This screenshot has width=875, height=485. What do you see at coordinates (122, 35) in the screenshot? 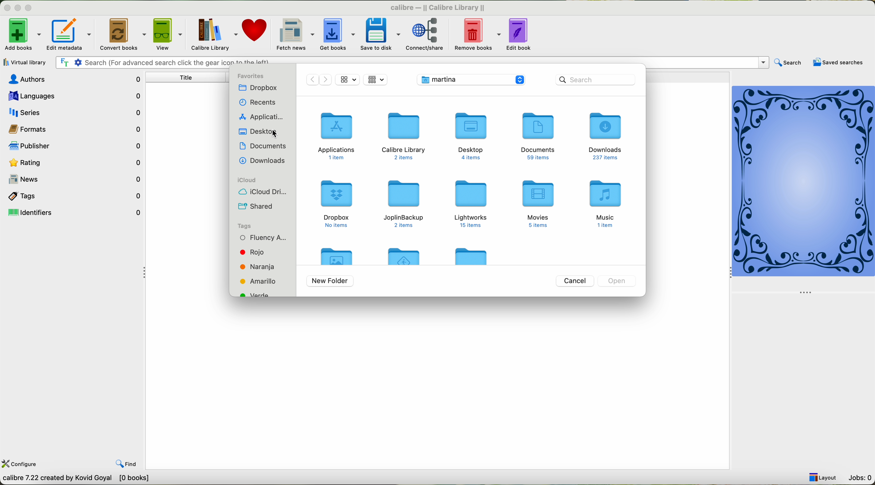
I see `convert books` at bounding box center [122, 35].